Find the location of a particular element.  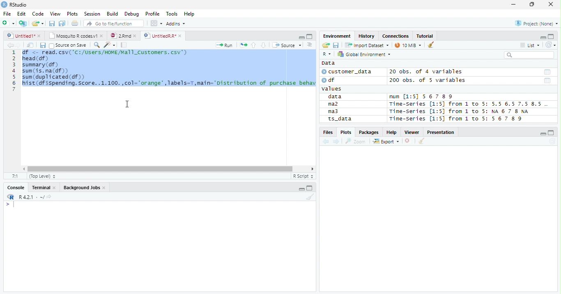

R script is located at coordinates (303, 176).